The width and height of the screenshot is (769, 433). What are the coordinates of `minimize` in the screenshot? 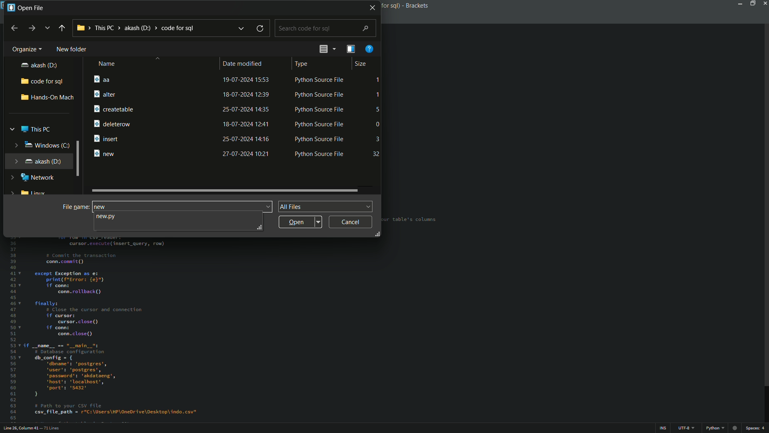 It's located at (740, 3).